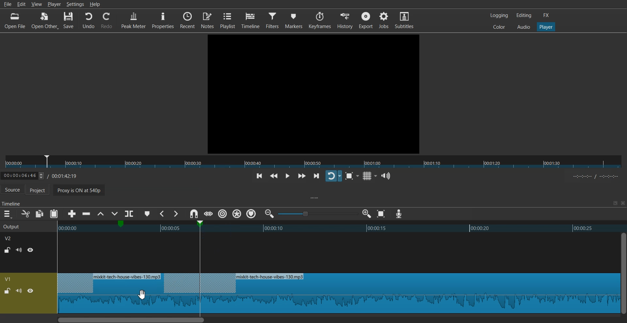 This screenshot has height=323, width=627. Describe the element at coordinates (318, 214) in the screenshot. I see `Zoom adjuster toggle` at that location.